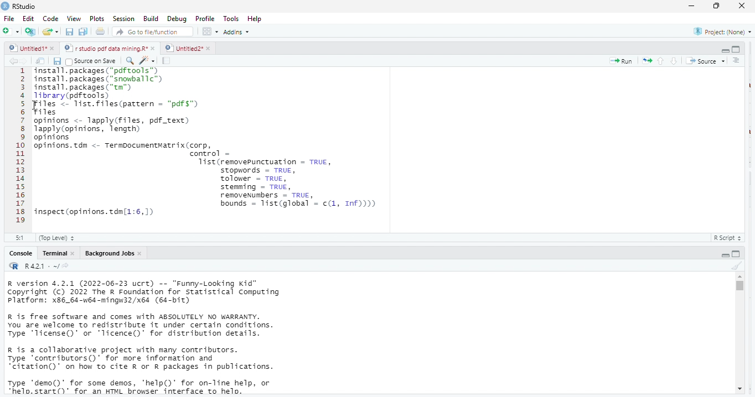 Image resolution: width=755 pixels, height=397 pixels. I want to click on print the current file, so click(101, 32).